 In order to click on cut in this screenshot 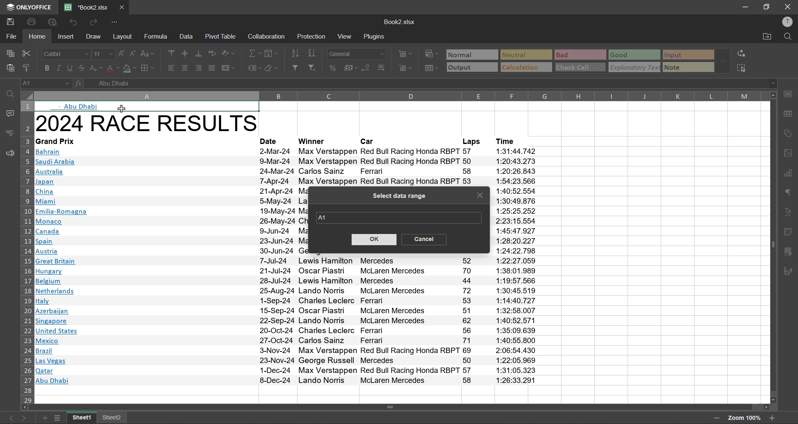, I will do `click(26, 53)`.